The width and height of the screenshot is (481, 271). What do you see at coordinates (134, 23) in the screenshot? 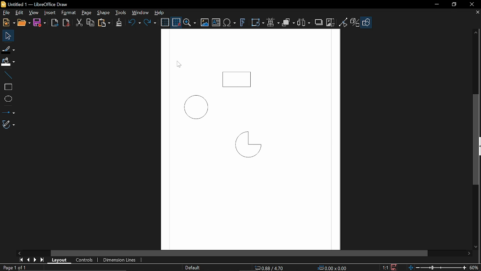
I see `Undo` at bounding box center [134, 23].